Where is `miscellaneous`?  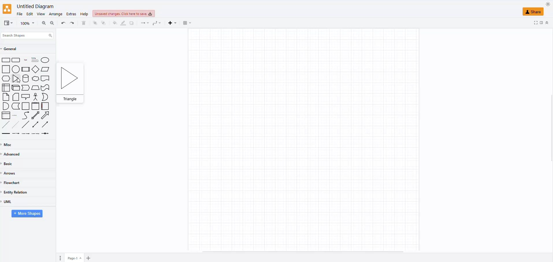
miscellaneous is located at coordinates (10, 144).